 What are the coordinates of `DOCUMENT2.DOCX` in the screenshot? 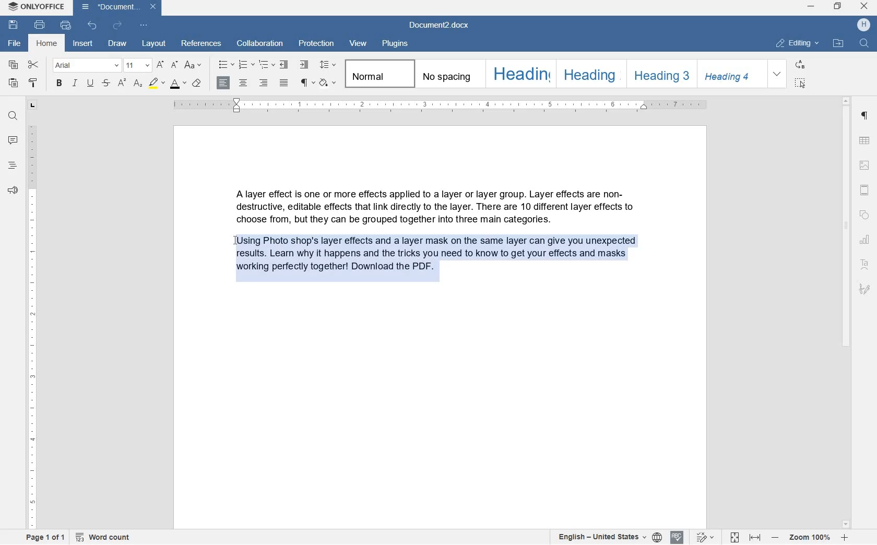 It's located at (118, 8).